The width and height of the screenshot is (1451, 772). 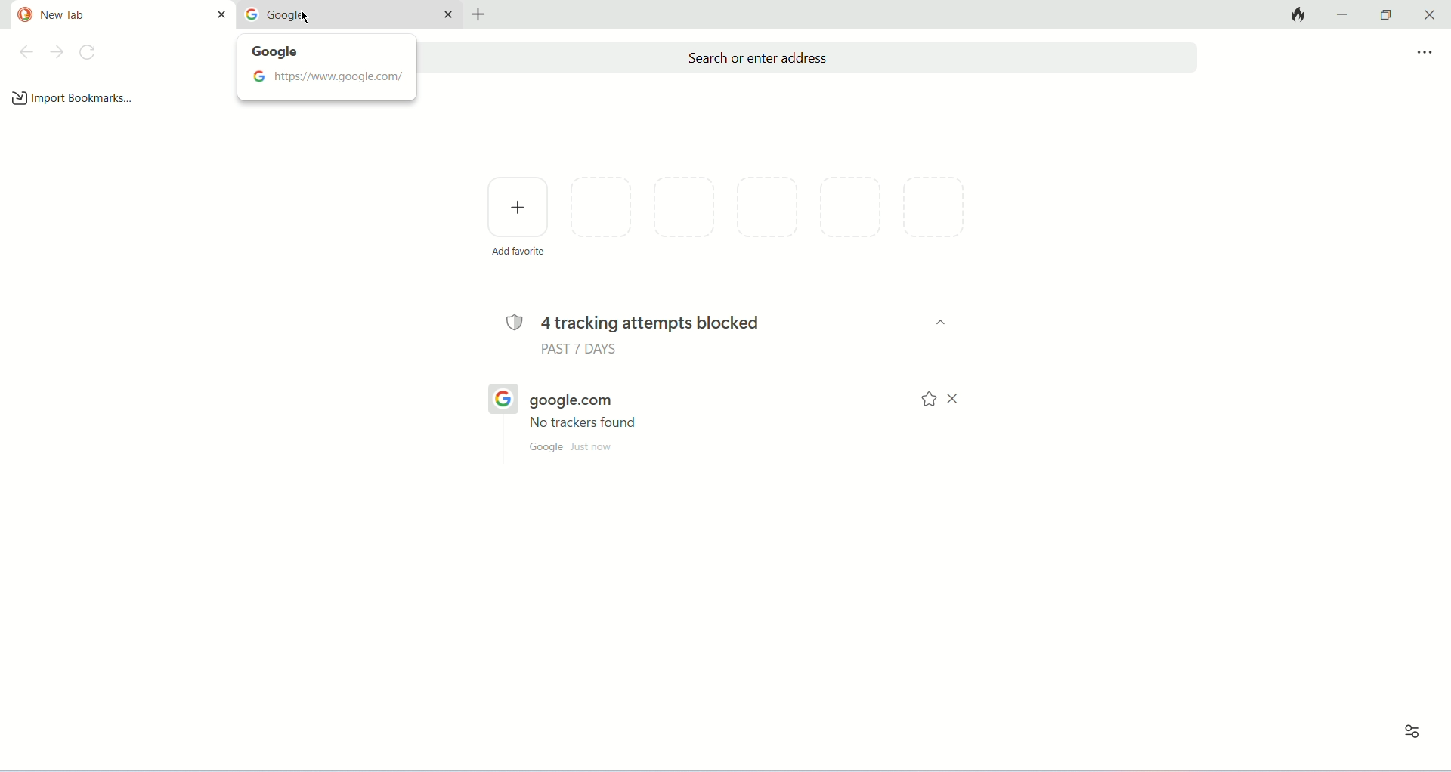 I want to click on mouse cursor, so click(x=308, y=18).